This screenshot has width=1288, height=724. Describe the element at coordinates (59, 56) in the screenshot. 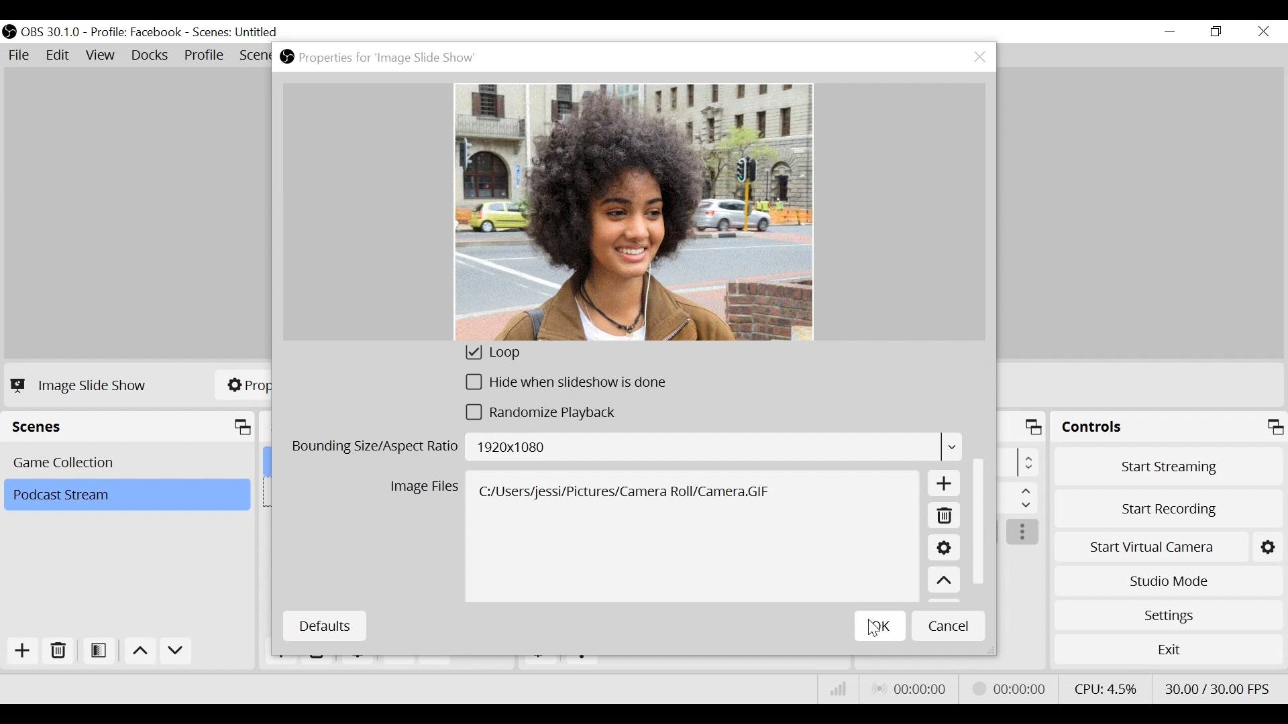

I see `Edit` at that location.